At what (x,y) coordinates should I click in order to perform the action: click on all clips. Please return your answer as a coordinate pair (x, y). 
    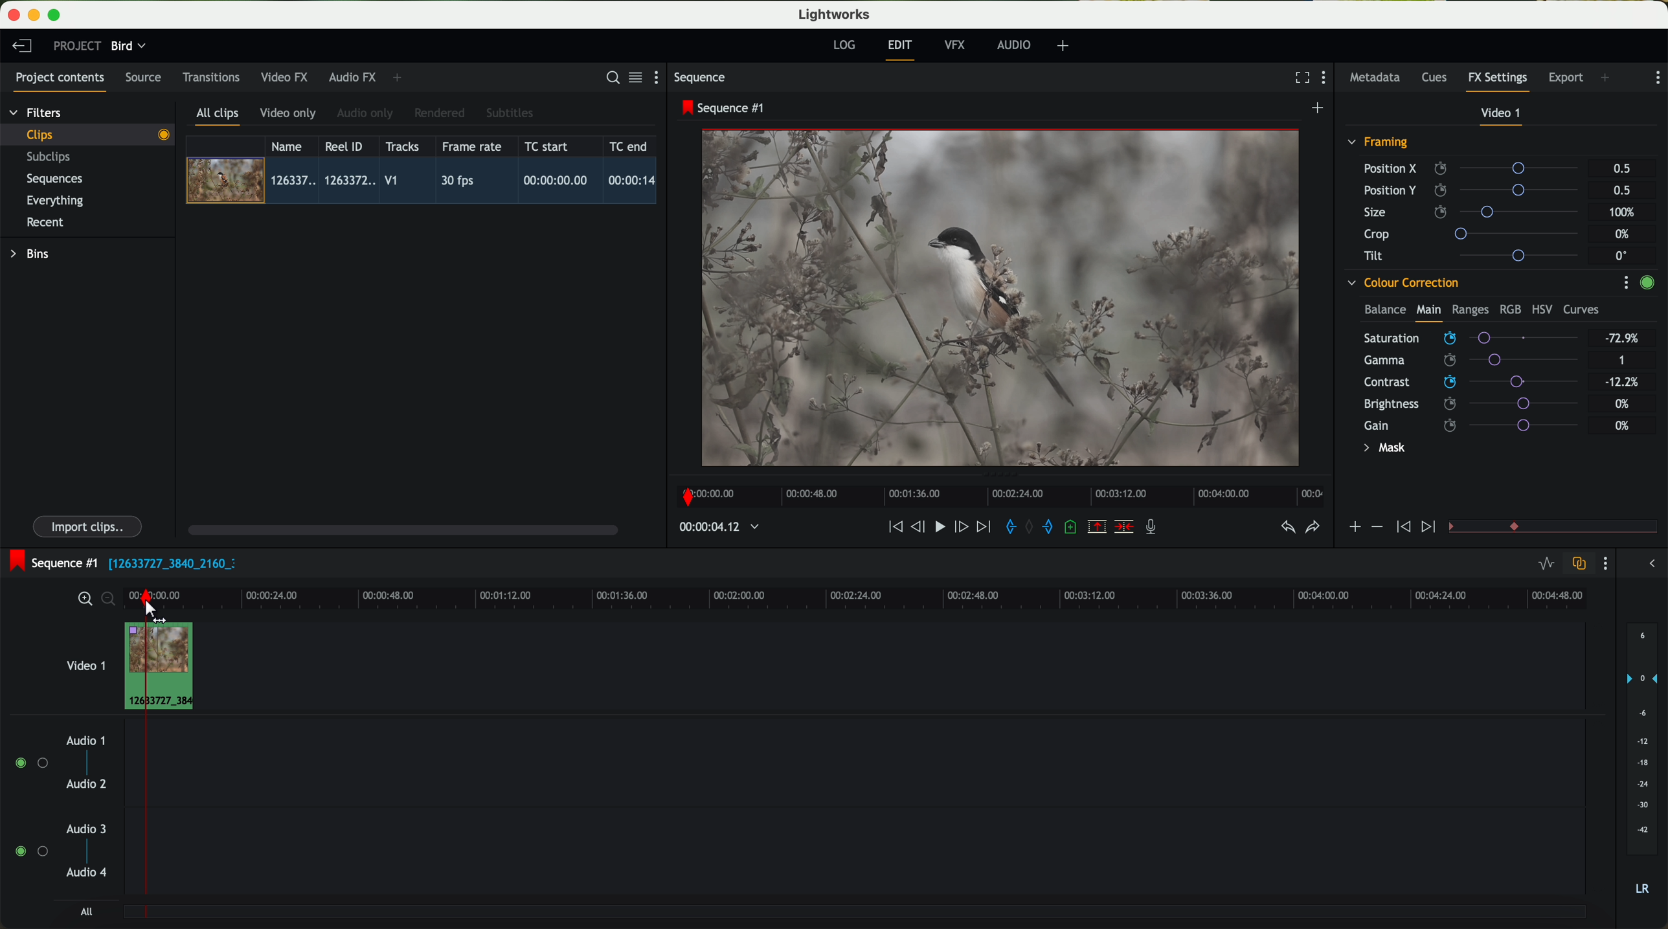
    Looking at the image, I should click on (218, 117).